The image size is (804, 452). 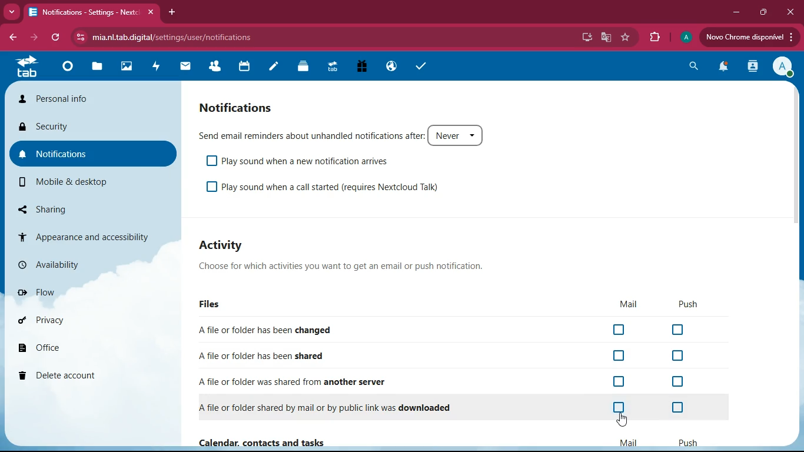 I want to click on notifications, so click(x=241, y=106).